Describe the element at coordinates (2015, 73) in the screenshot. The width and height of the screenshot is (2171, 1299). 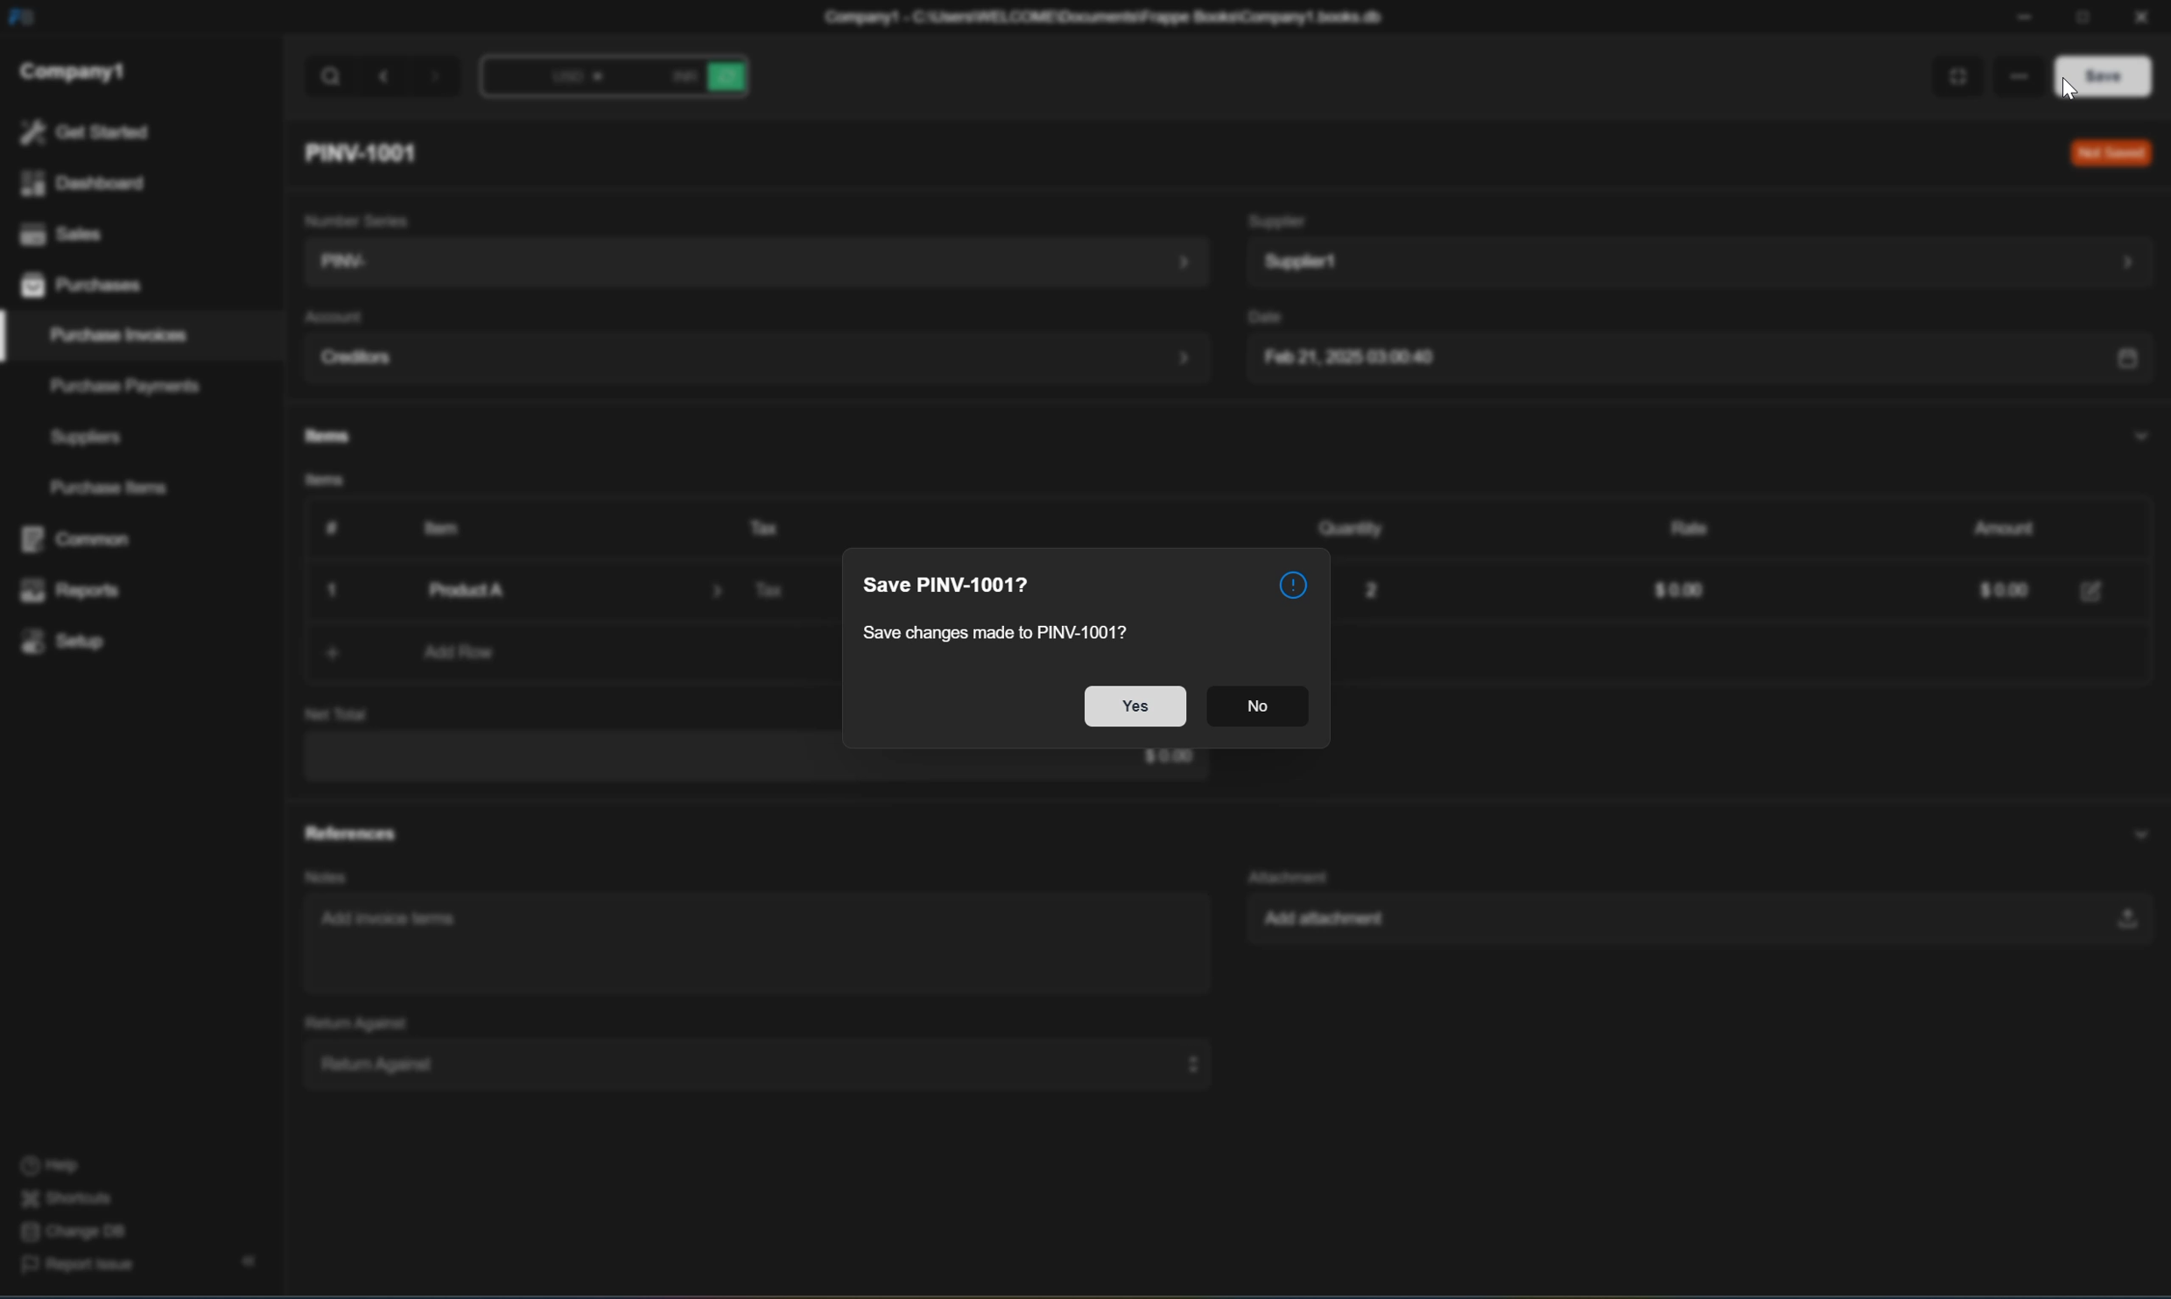
I see `More options` at that location.